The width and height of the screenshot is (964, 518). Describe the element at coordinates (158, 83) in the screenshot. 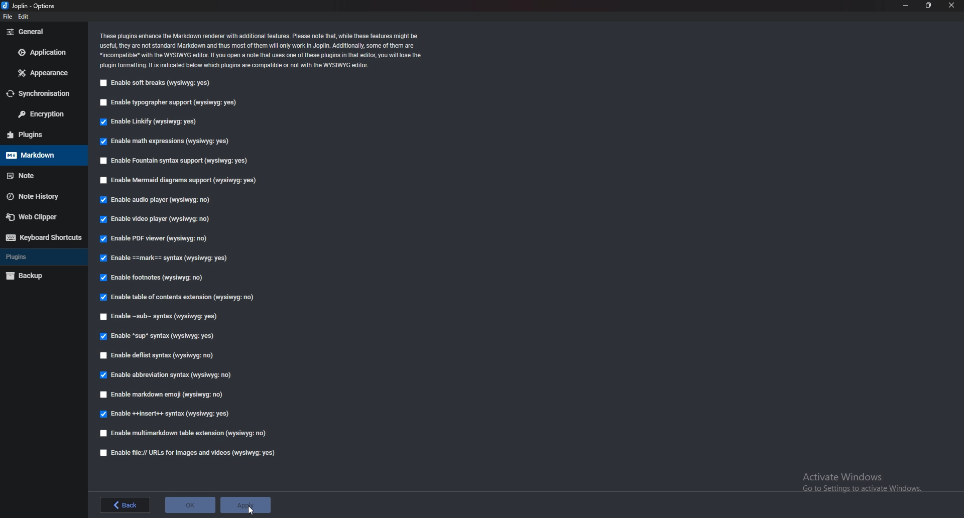

I see `enable soft breaks` at that location.